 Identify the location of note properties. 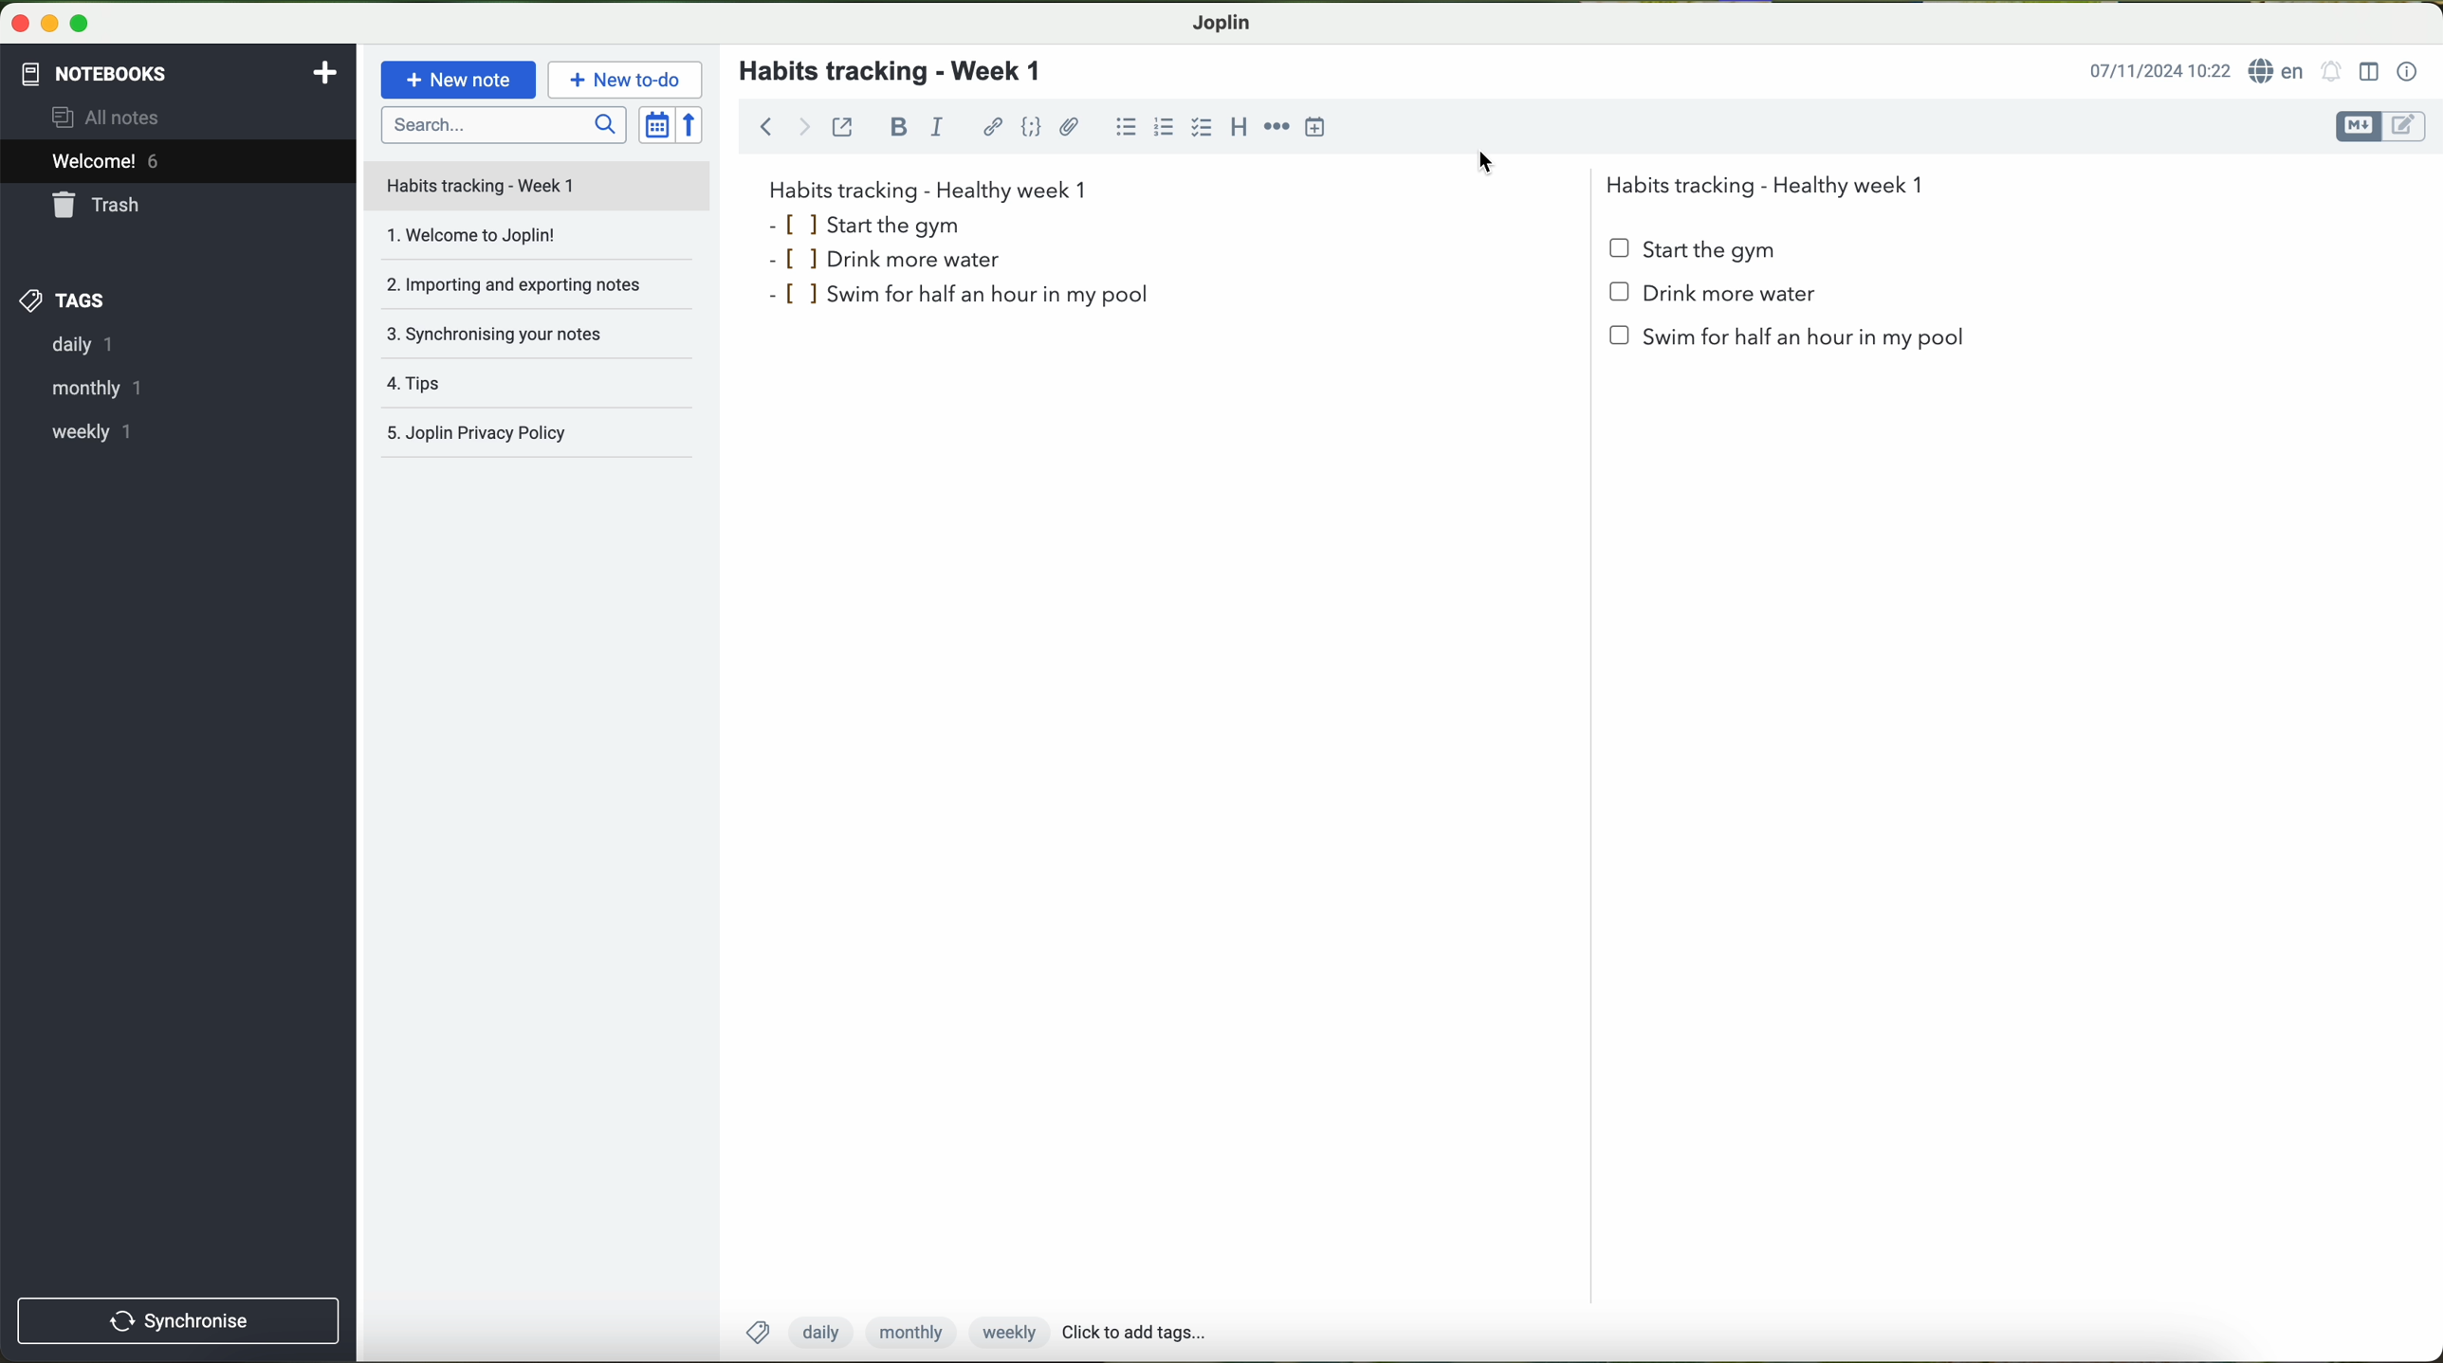
(2409, 73).